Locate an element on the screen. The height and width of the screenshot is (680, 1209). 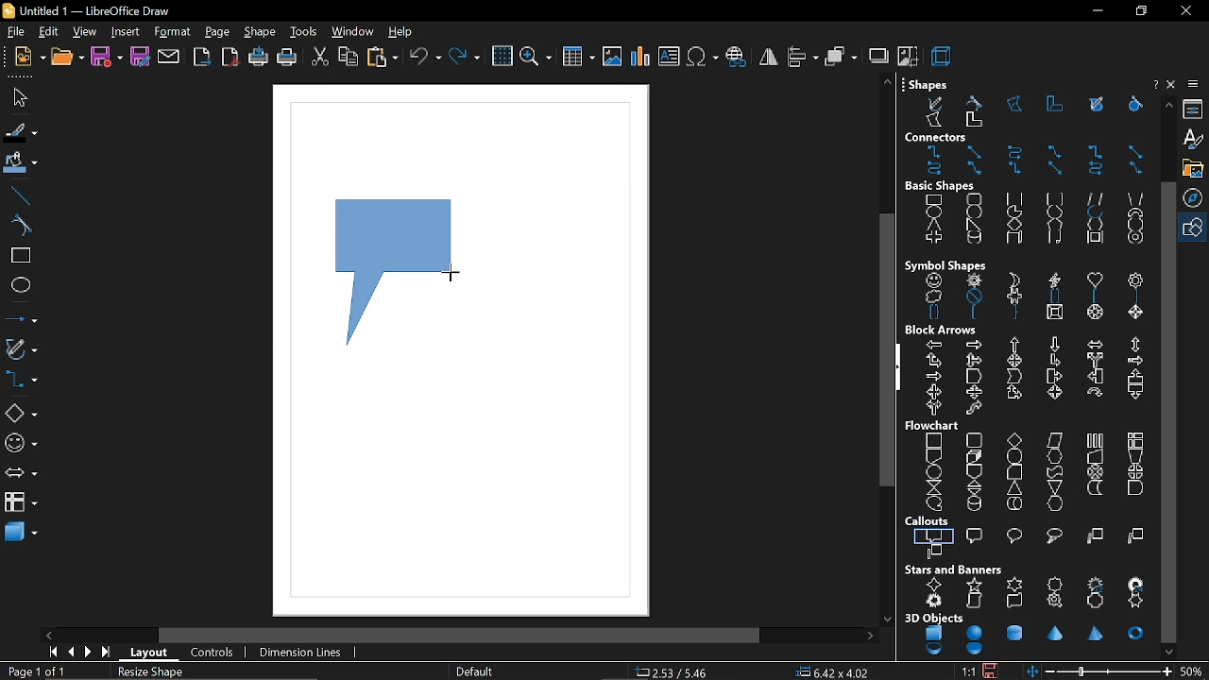
moon is located at coordinates (1012, 278).